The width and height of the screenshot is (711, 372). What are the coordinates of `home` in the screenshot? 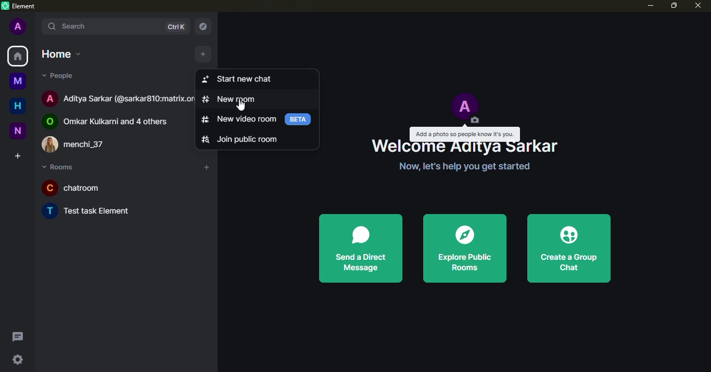 It's located at (18, 106).